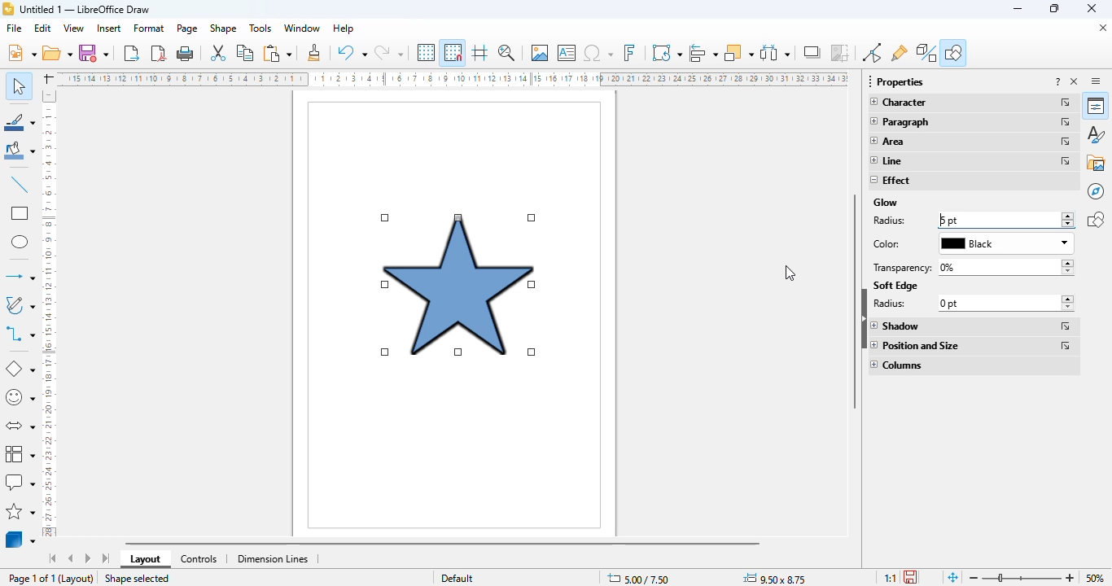  What do you see at coordinates (790, 273) in the screenshot?
I see `cursor` at bounding box center [790, 273].